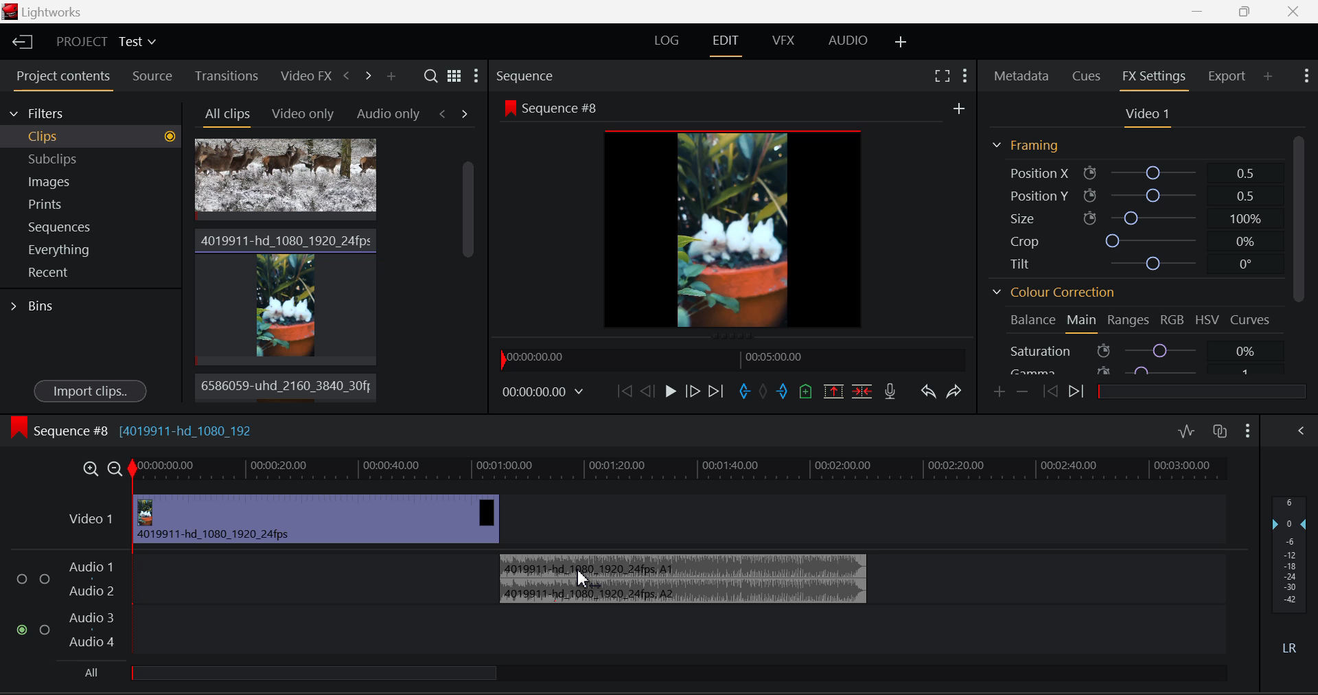 The height and width of the screenshot is (695, 1318). I want to click on Add Layout, so click(899, 41).